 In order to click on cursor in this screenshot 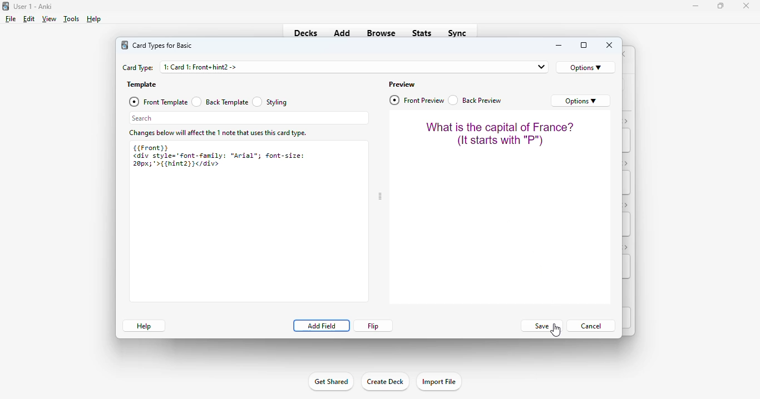, I will do `click(555, 330)`.